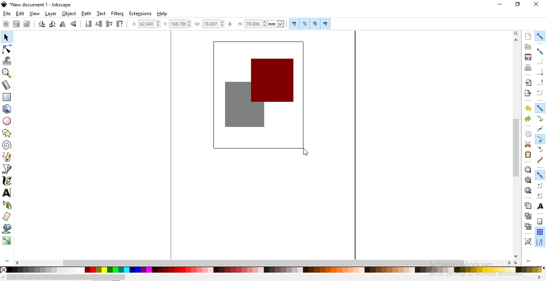 This screenshot has height=281, width=546. Describe the element at coordinates (66, 277) in the screenshot. I see `scrollbar` at that location.